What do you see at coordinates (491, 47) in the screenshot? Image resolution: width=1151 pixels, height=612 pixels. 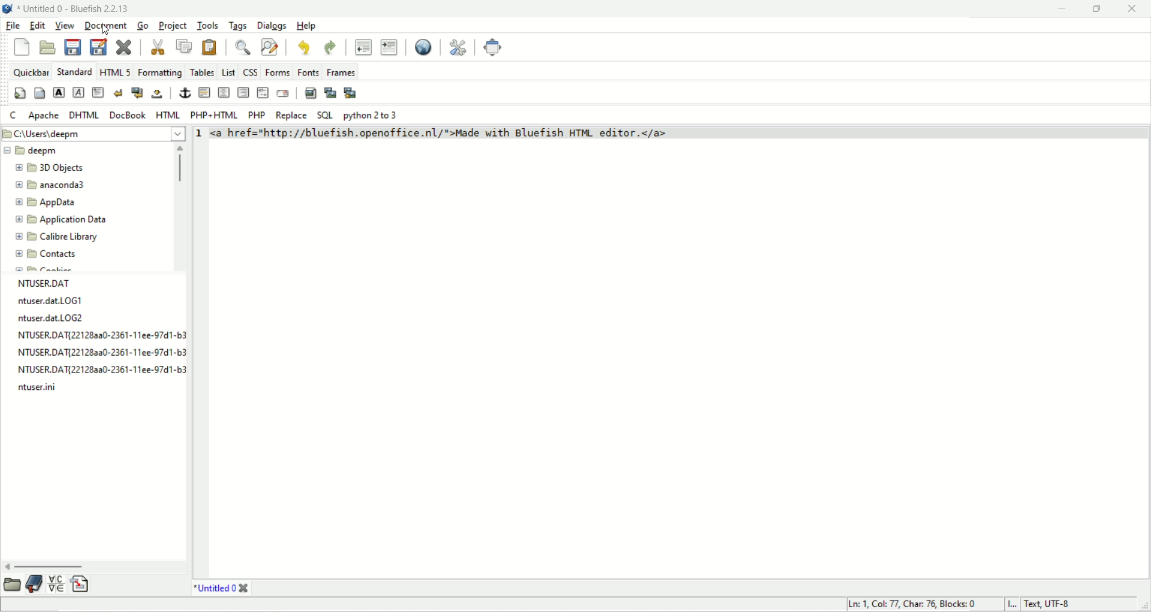 I see `fullscreen` at bounding box center [491, 47].